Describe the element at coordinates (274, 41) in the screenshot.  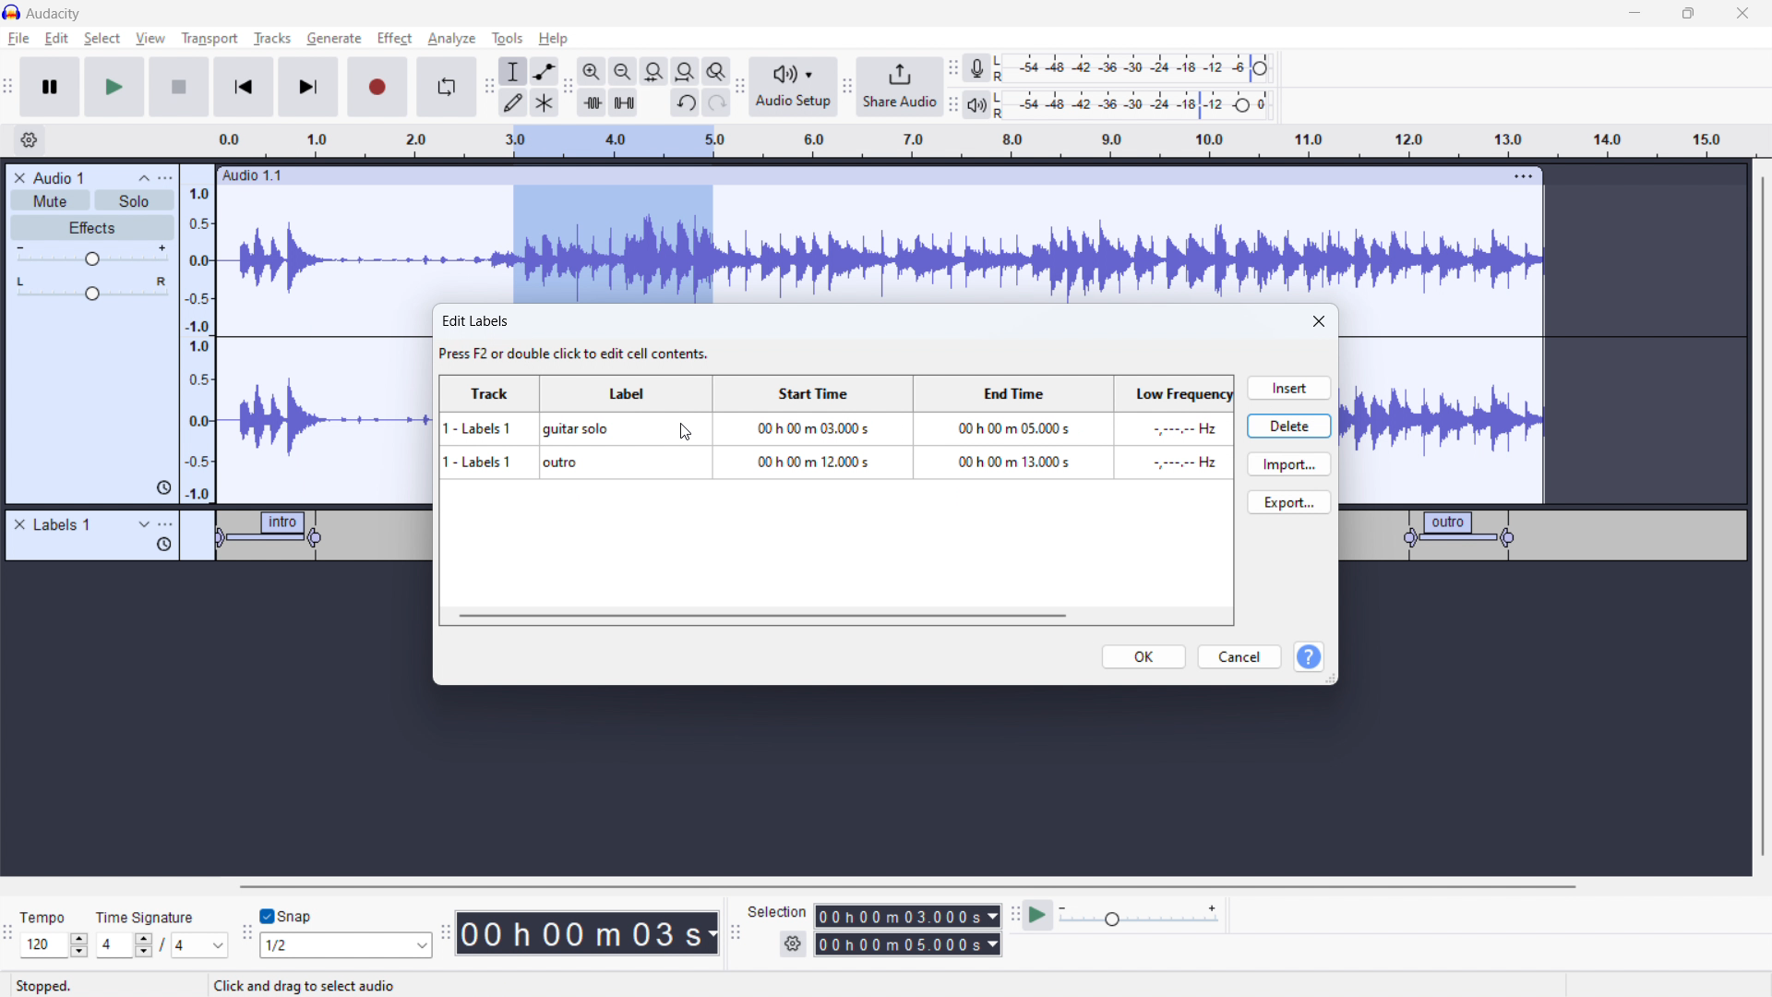
I see `tracks` at that location.